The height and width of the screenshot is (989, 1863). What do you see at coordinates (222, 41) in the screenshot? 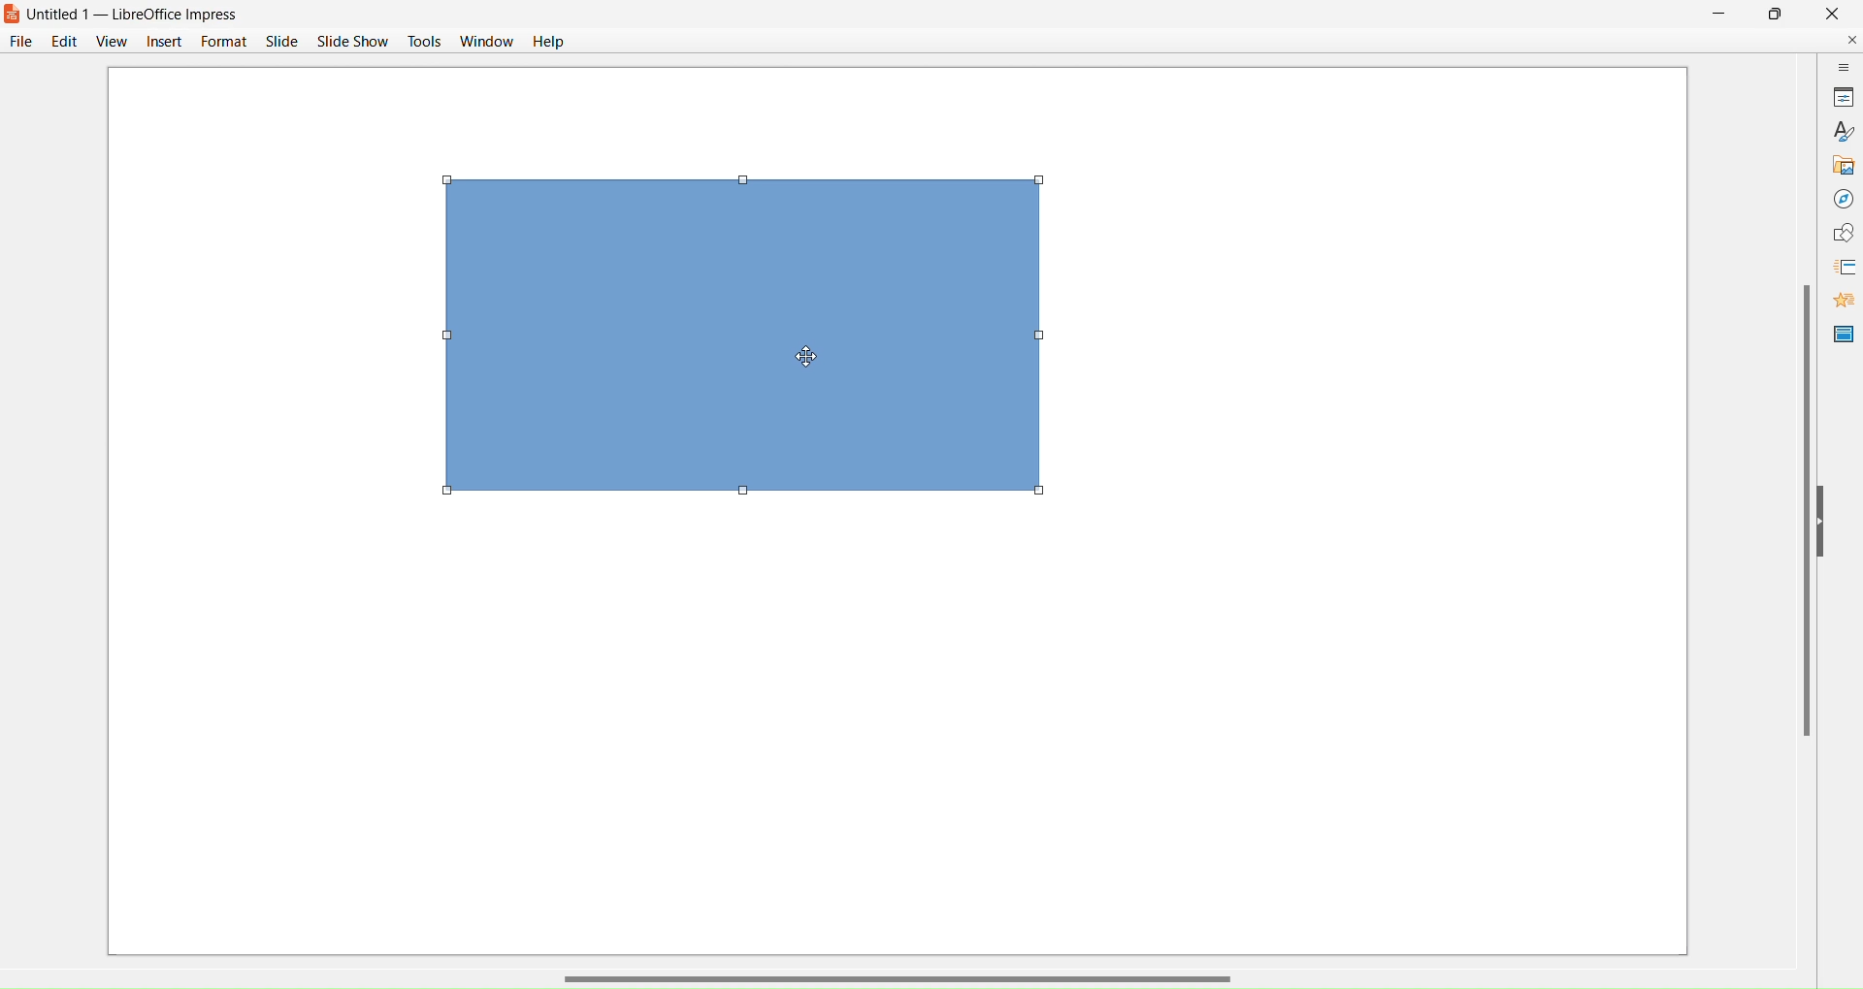
I see `Format` at bounding box center [222, 41].